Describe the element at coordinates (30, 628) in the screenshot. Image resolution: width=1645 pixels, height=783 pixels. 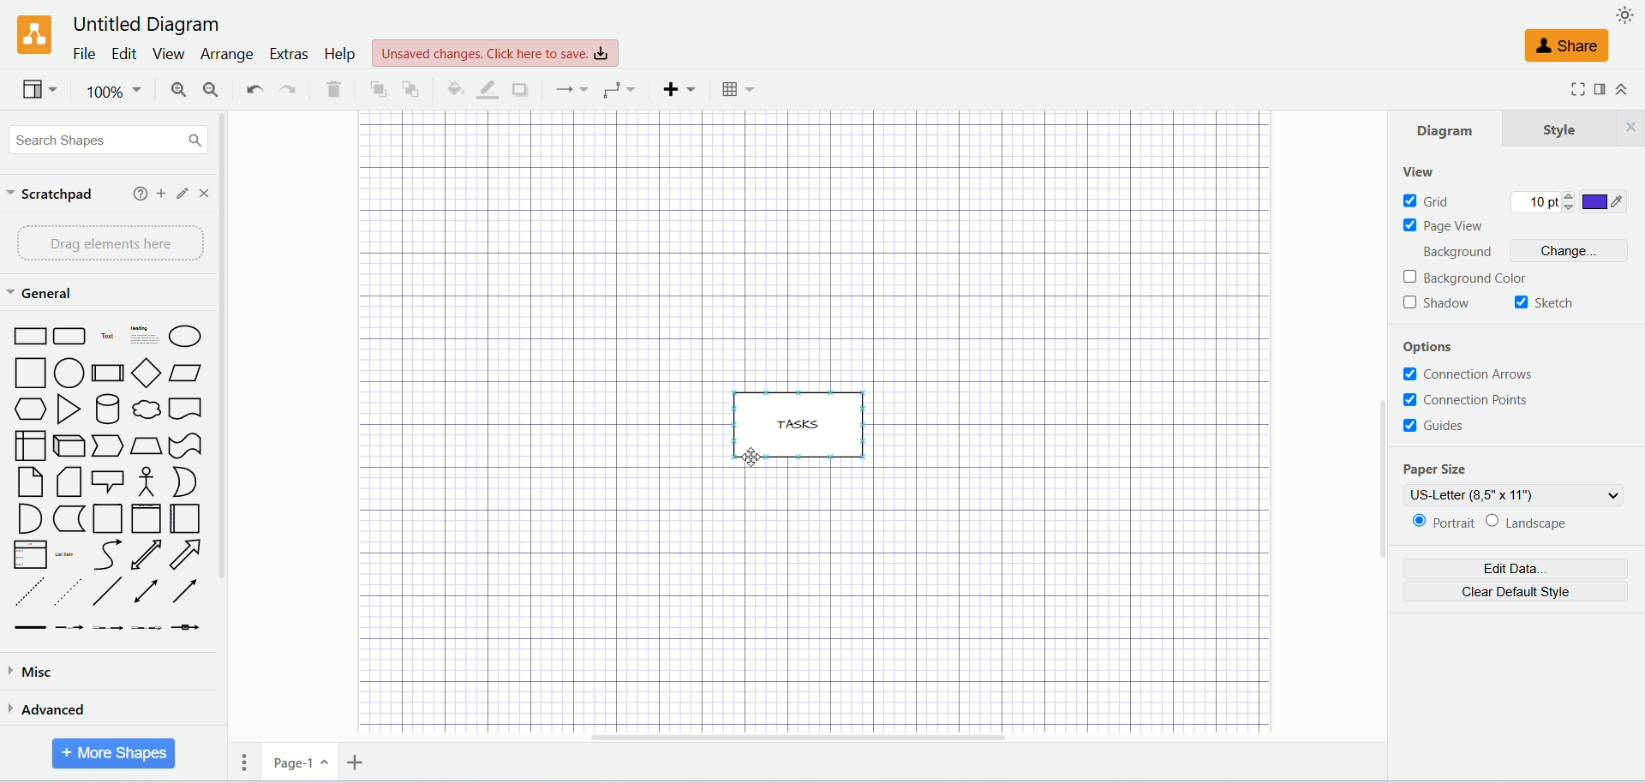
I see `Link` at that location.